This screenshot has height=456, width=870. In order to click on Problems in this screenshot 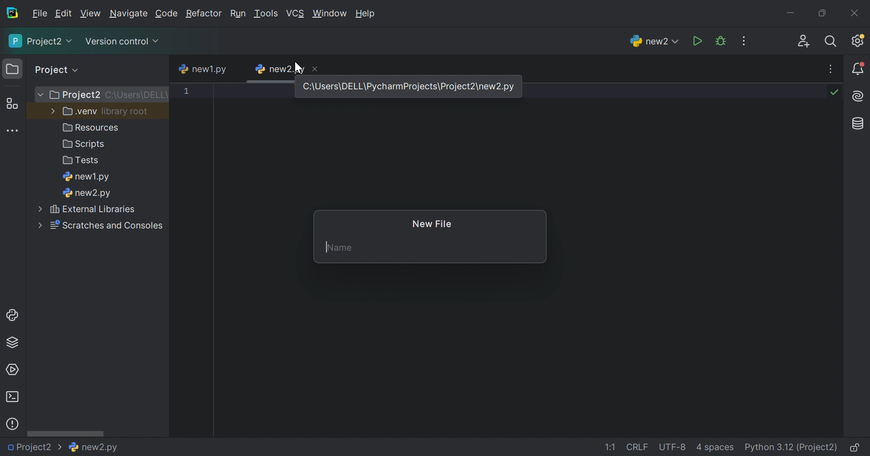, I will do `click(14, 422)`.